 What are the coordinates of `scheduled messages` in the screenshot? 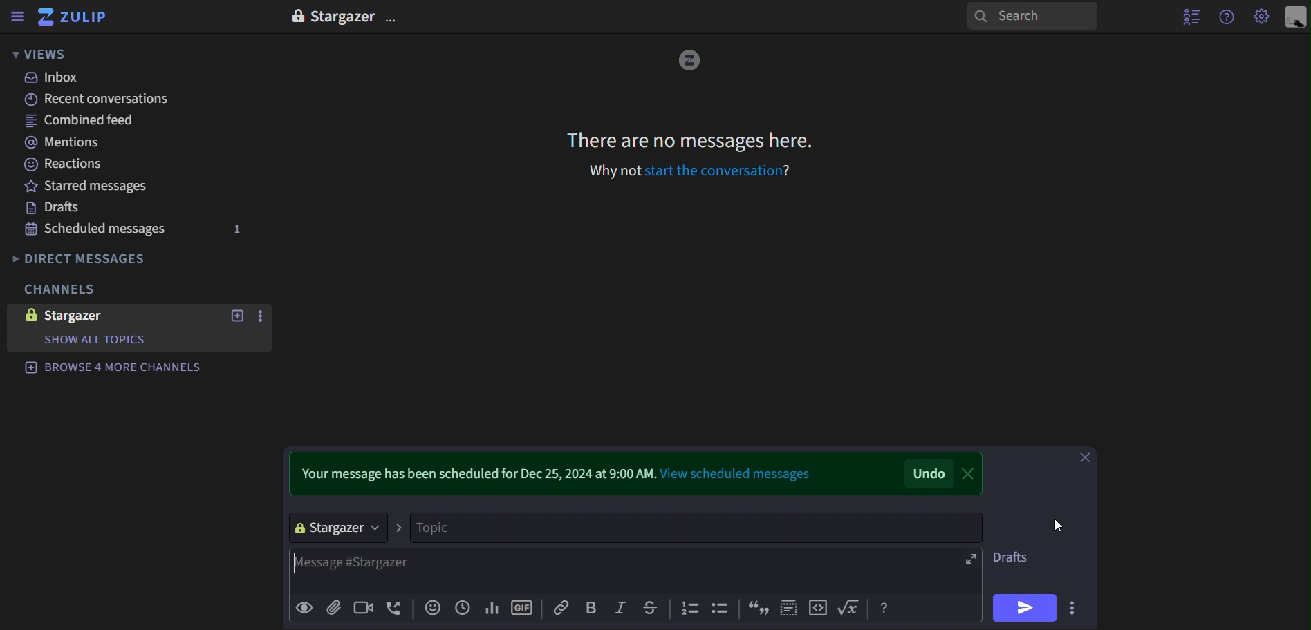 It's located at (138, 230).